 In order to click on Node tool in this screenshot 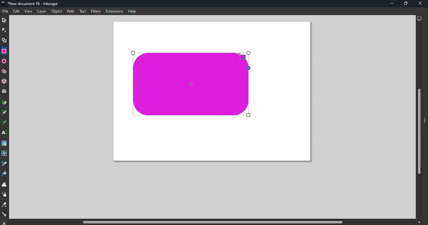, I will do `click(4, 30)`.